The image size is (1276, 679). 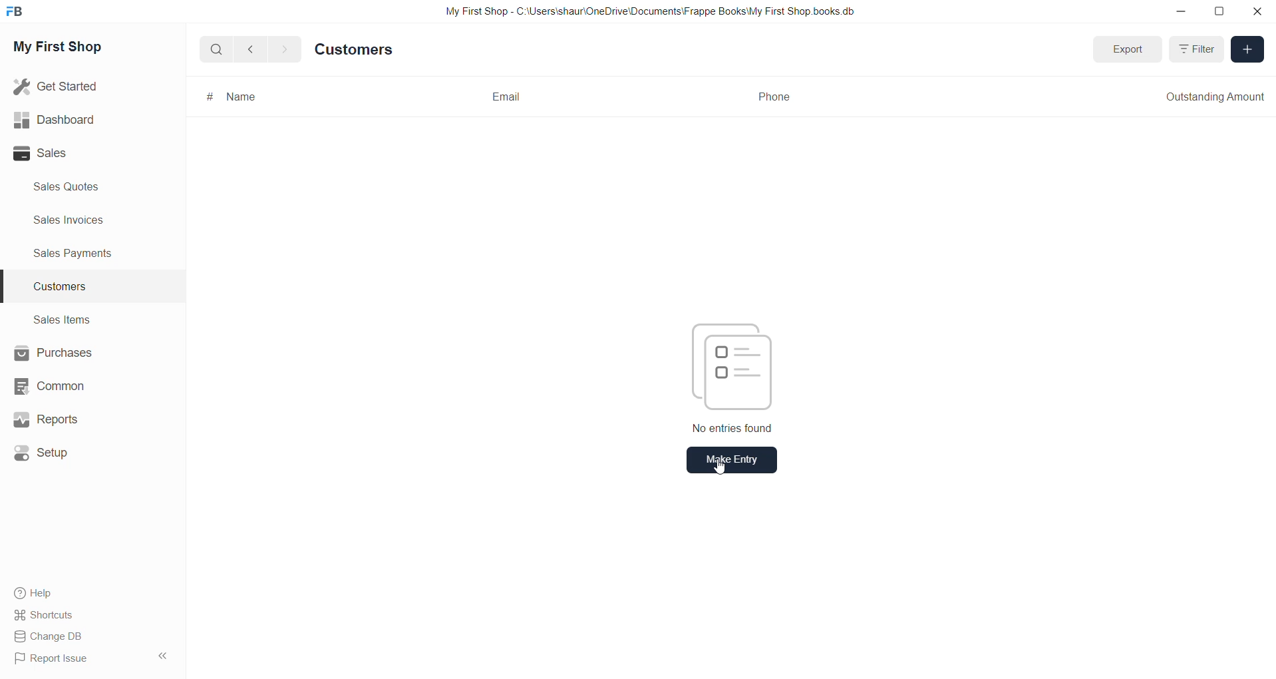 I want to click on minimize, so click(x=1186, y=17).